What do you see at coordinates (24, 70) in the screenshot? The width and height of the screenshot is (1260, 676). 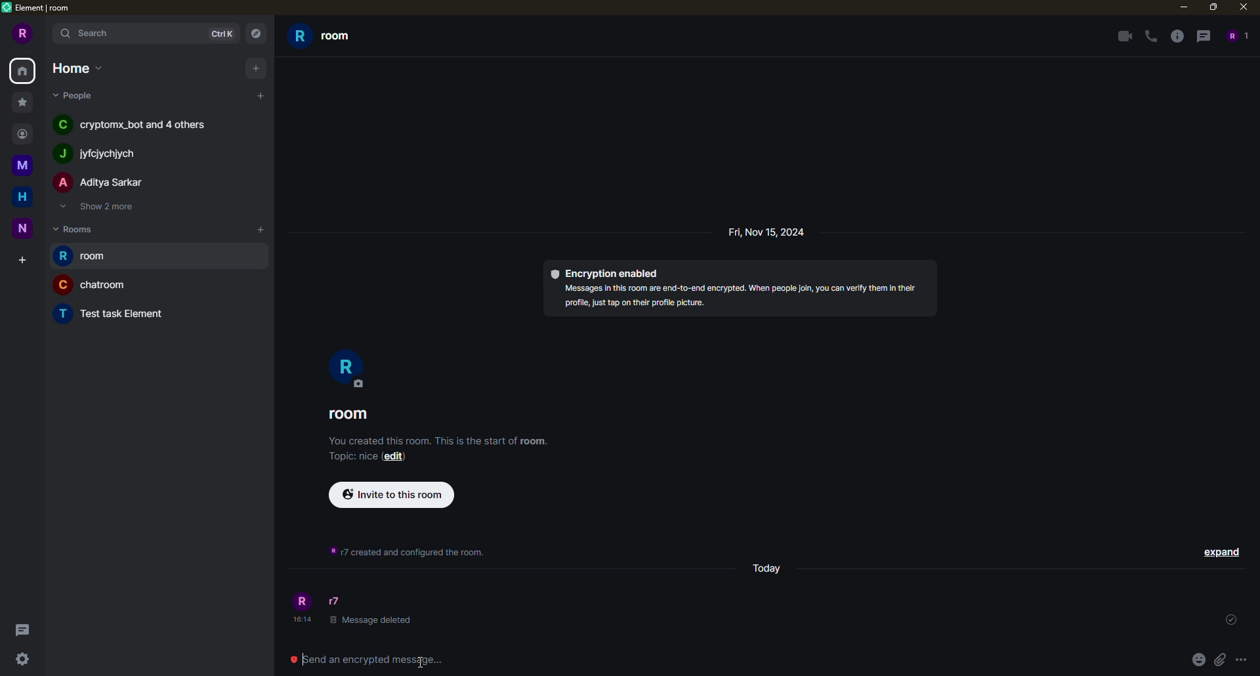 I see `home` at bounding box center [24, 70].